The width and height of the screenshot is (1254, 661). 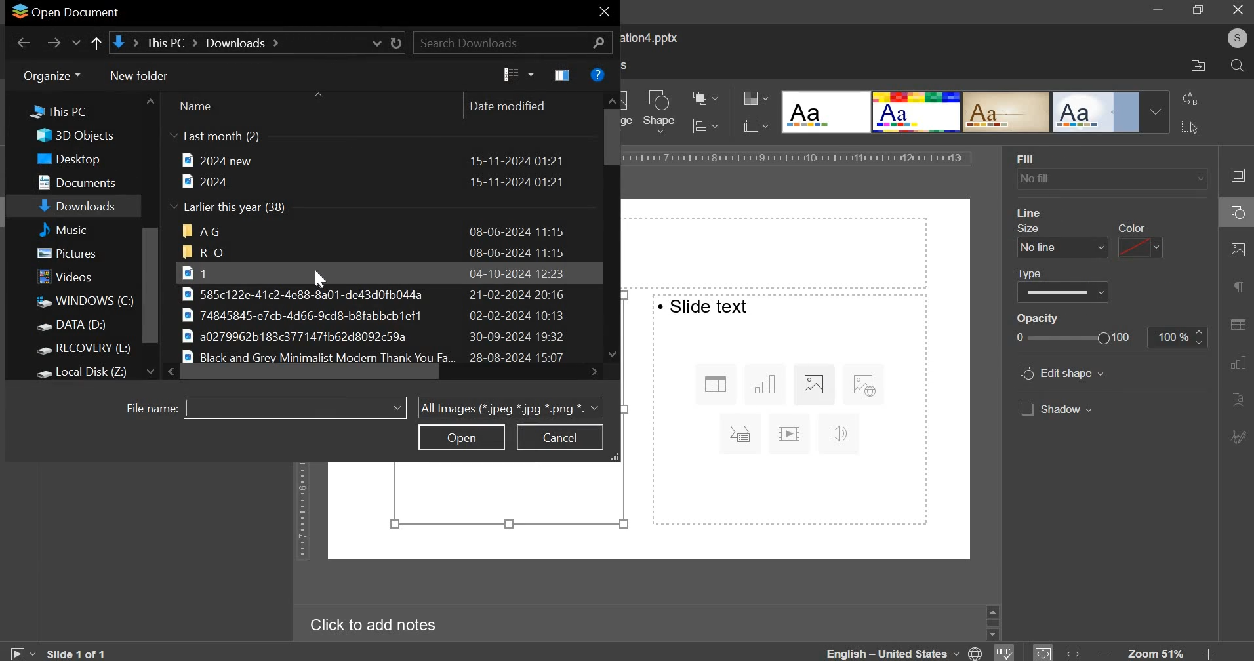 What do you see at coordinates (77, 45) in the screenshot?
I see `recent locations` at bounding box center [77, 45].